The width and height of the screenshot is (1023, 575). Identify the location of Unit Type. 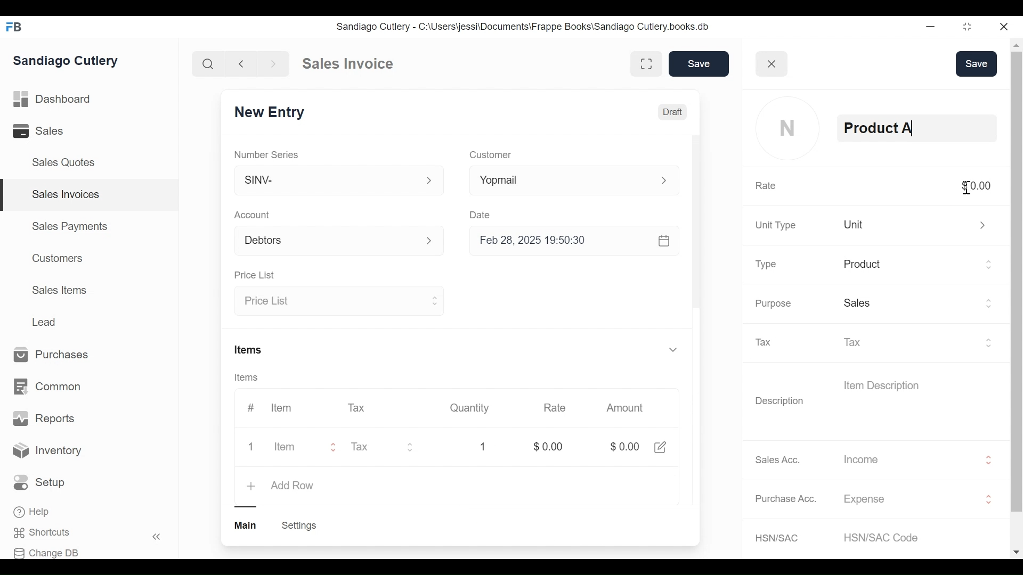
(776, 226).